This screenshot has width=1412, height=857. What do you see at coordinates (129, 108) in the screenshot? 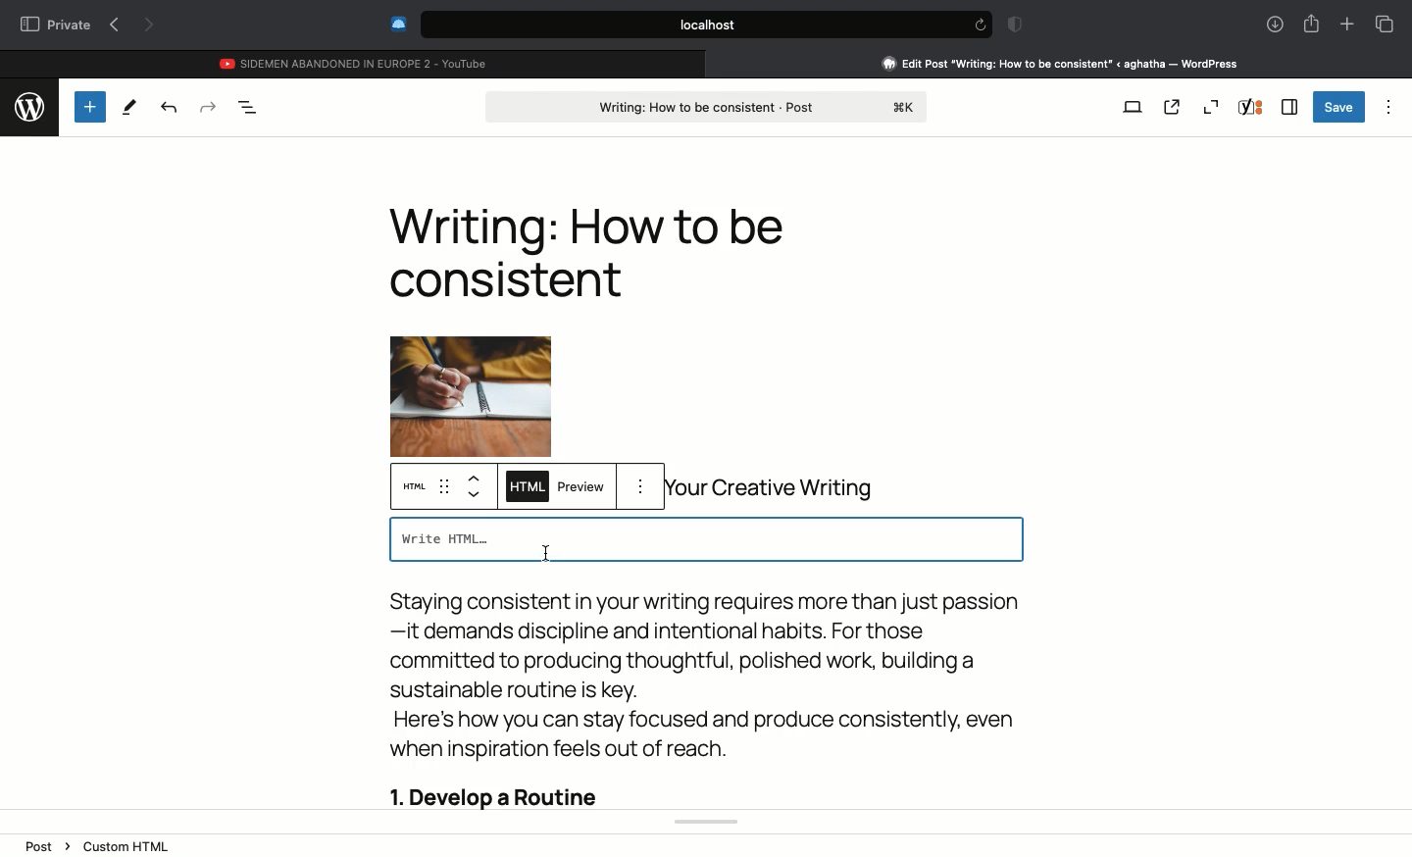
I see `Tools` at bounding box center [129, 108].